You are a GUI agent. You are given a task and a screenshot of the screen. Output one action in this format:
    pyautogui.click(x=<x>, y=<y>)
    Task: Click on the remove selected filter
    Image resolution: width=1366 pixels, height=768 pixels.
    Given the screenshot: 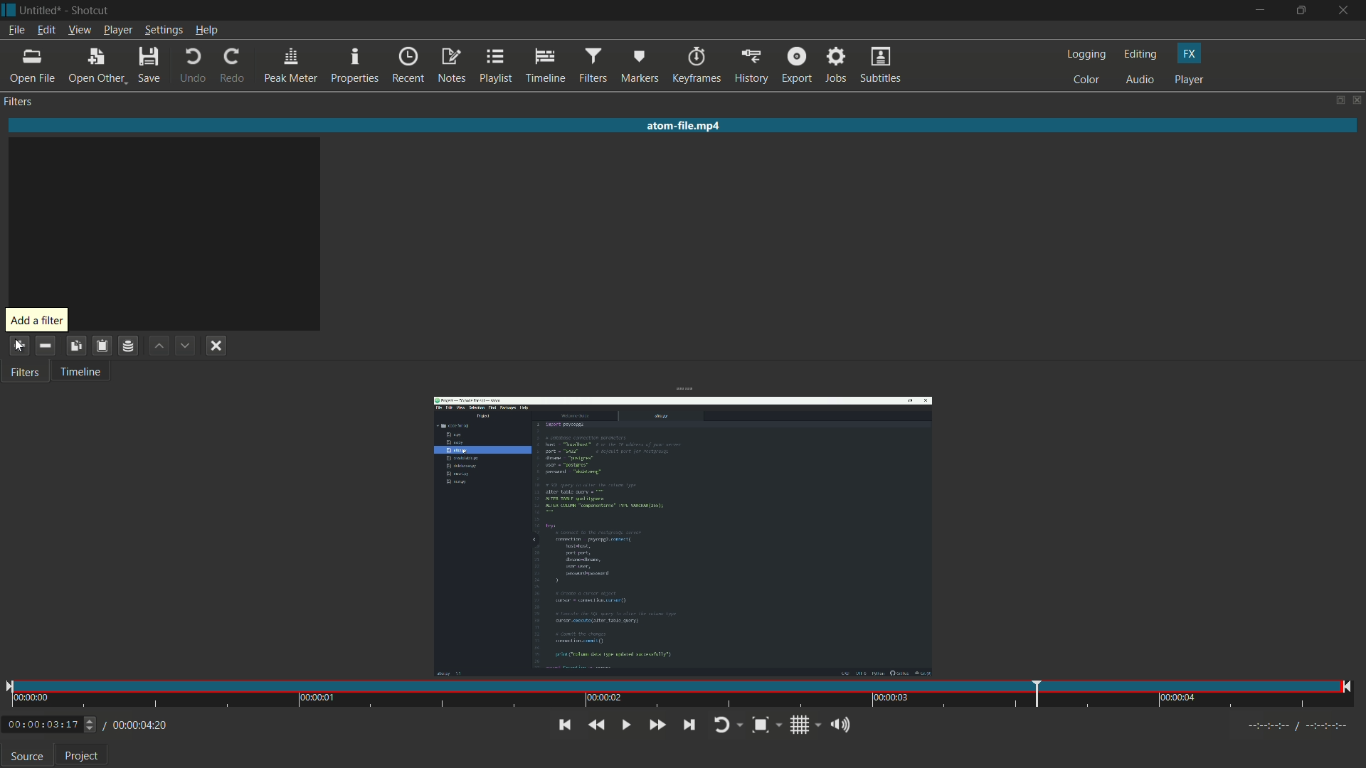 What is the action you would take?
    pyautogui.click(x=46, y=345)
    